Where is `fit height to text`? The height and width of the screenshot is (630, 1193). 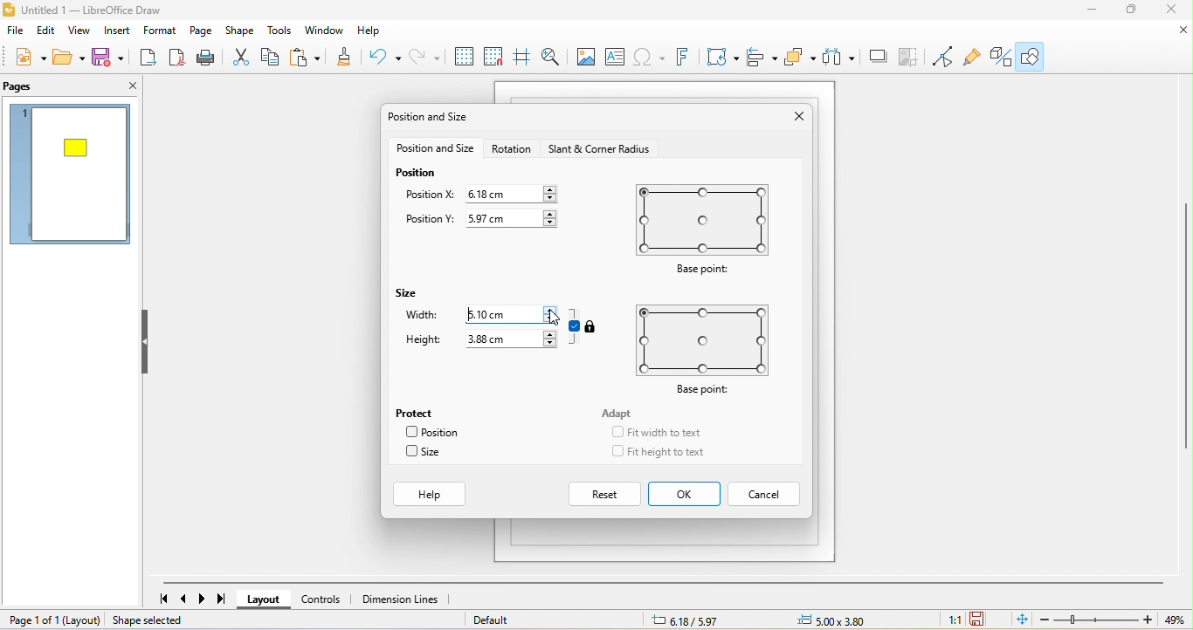
fit height to text is located at coordinates (658, 452).